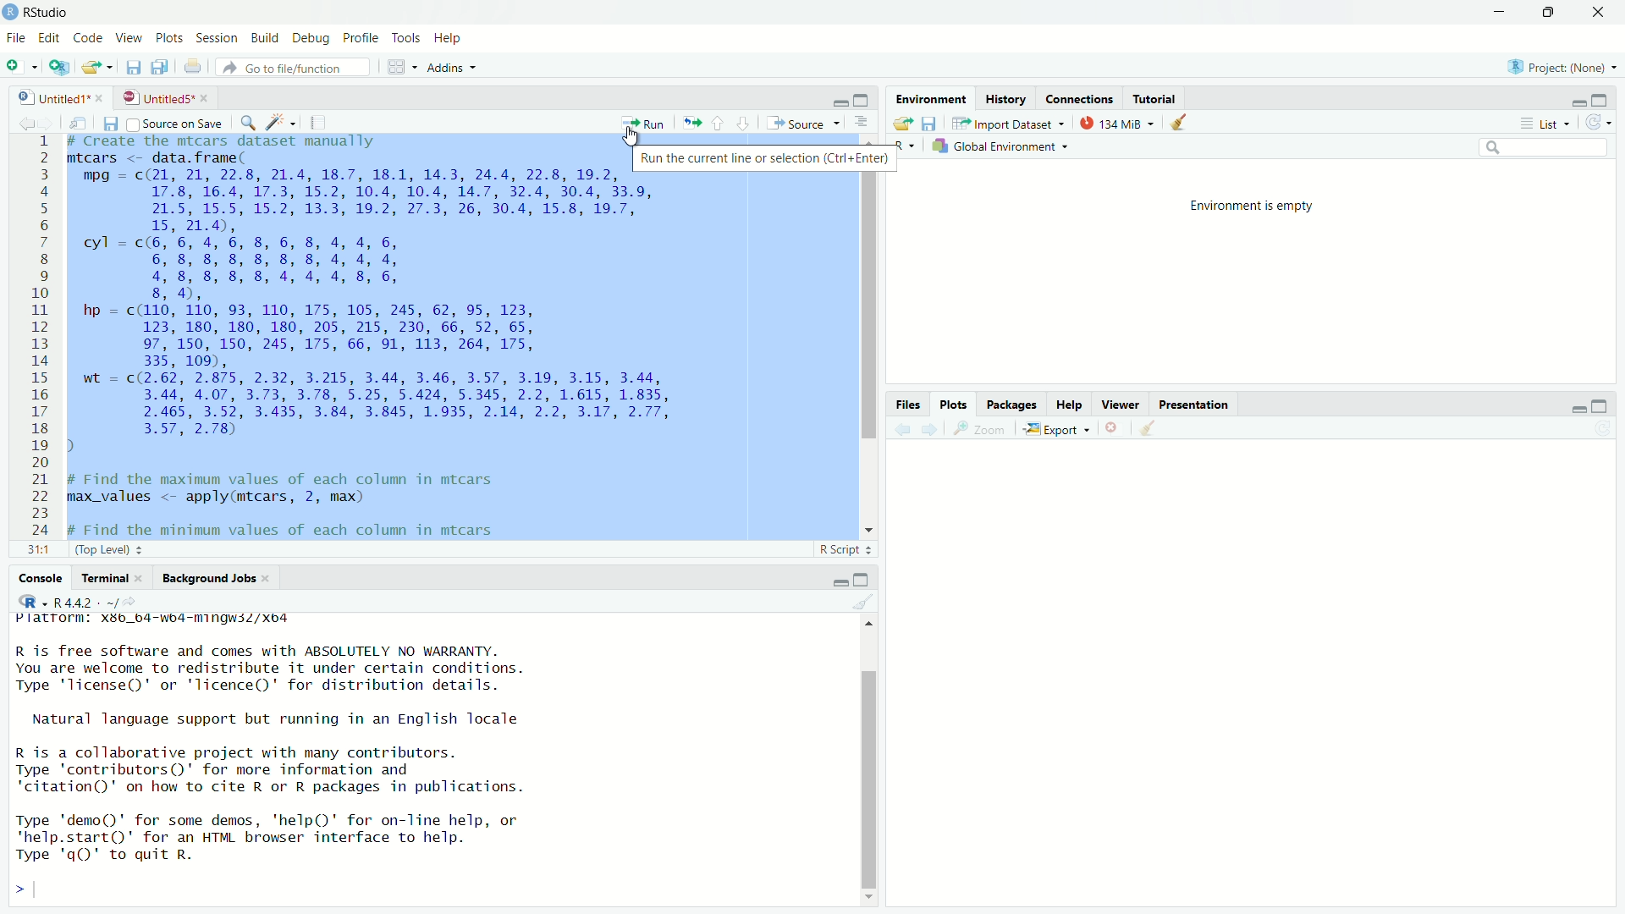 The width and height of the screenshot is (1625, 914). Describe the element at coordinates (1601, 100) in the screenshot. I see `maximise` at that location.